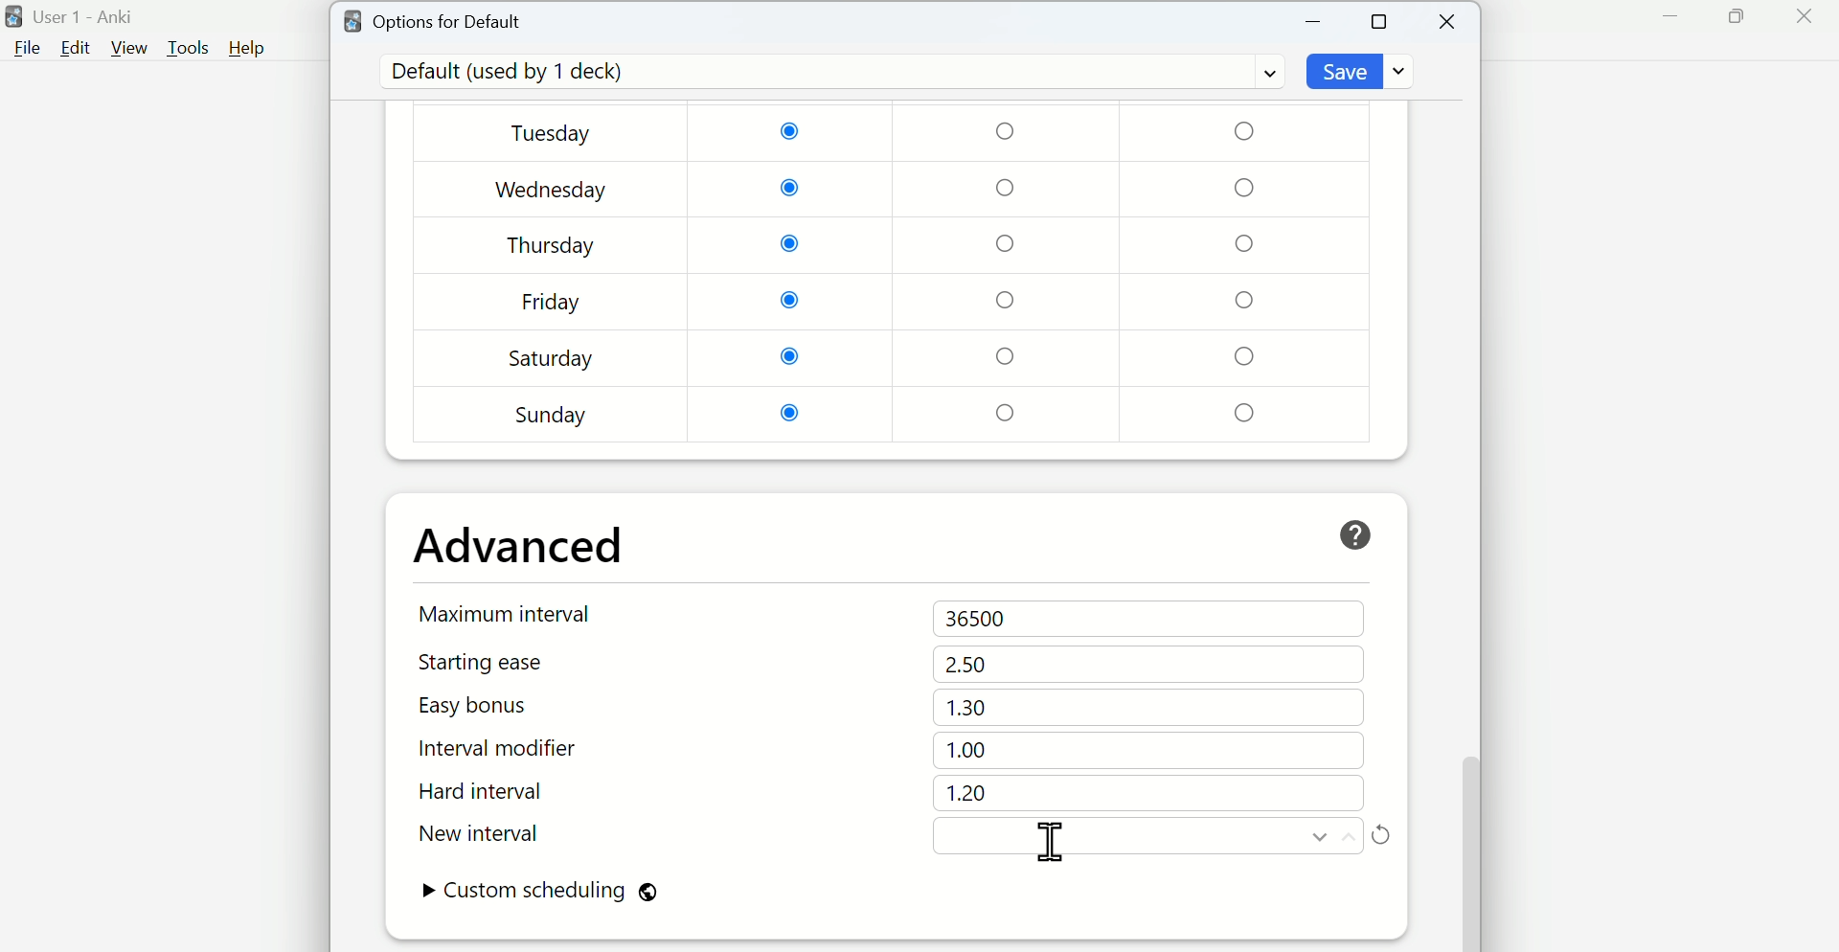 The height and width of the screenshot is (952, 1839). What do you see at coordinates (553, 415) in the screenshot?
I see `Sunday` at bounding box center [553, 415].